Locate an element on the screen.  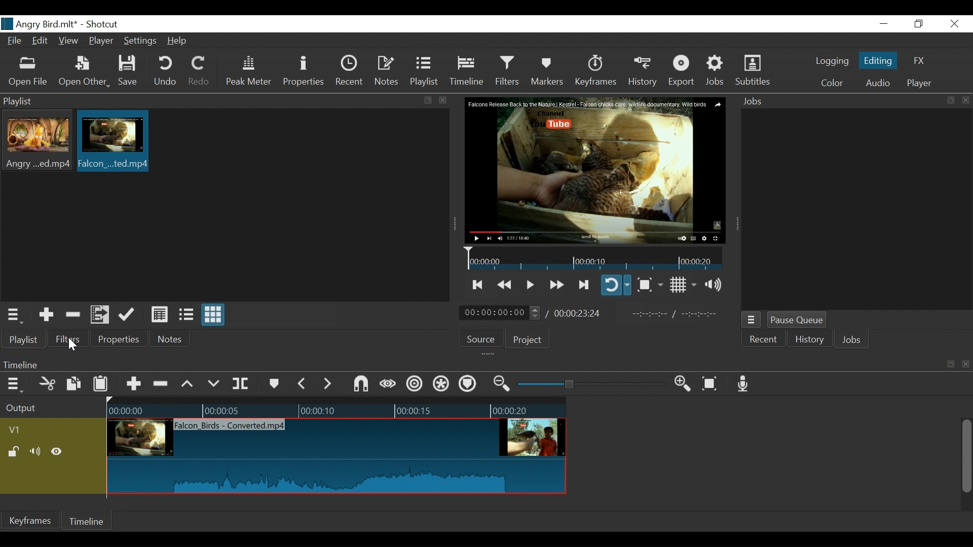
Help is located at coordinates (180, 41).